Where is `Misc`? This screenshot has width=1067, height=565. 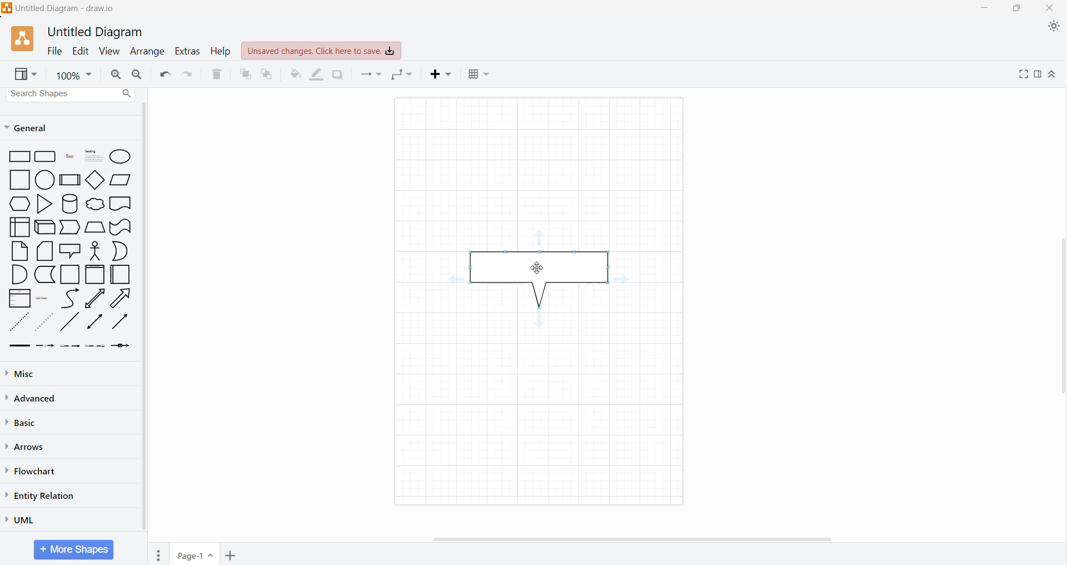
Misc is located at coordinates (25, 373).